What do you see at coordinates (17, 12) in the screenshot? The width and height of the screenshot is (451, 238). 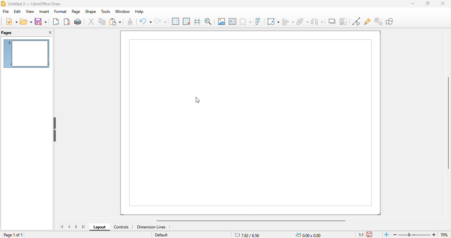 I see `edit` at bounding box center [17, 12].